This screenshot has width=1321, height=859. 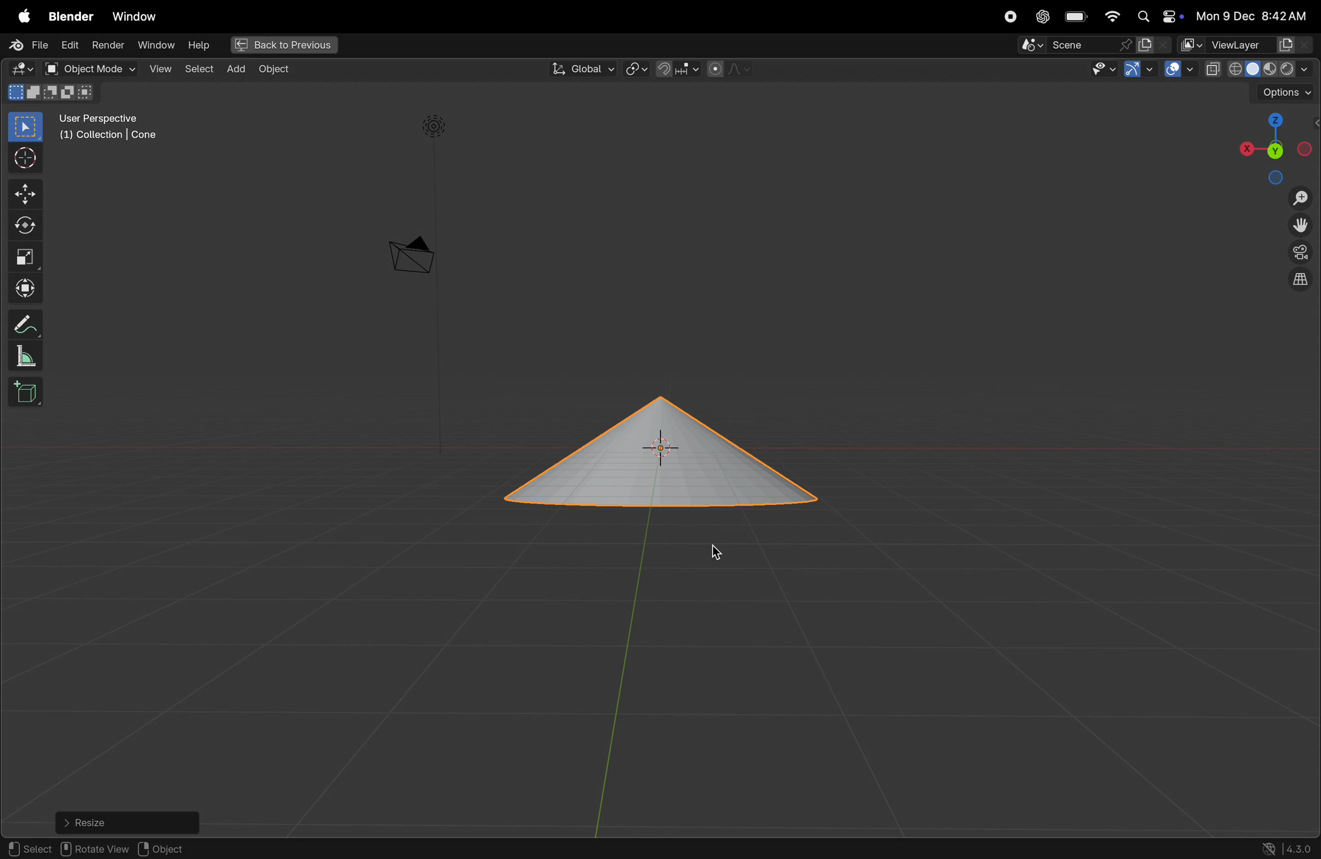 I want to click on measure, so click(x=22, y=354).